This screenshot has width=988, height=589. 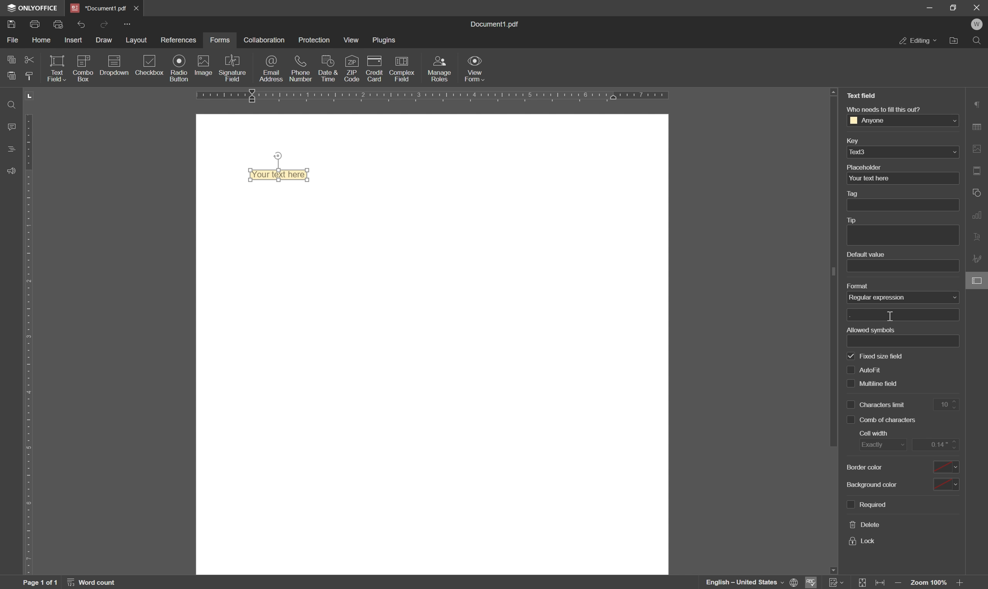 I want to click on track changes, so click(x=836, y=583).